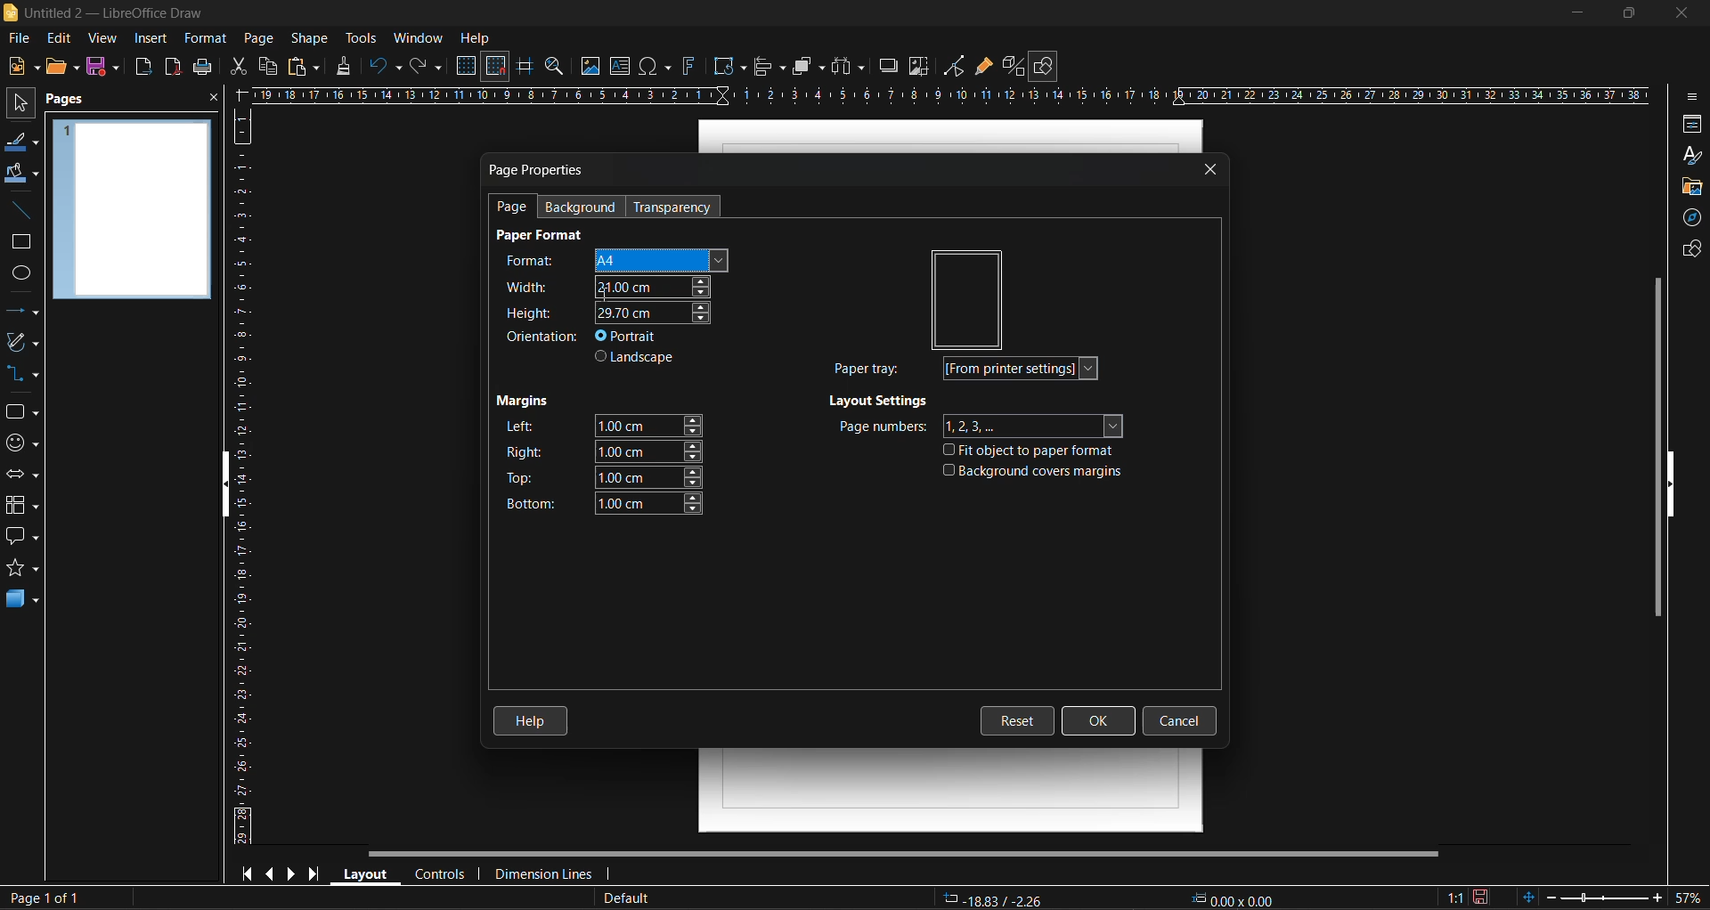  I want to click on page format, so click(544, 235).